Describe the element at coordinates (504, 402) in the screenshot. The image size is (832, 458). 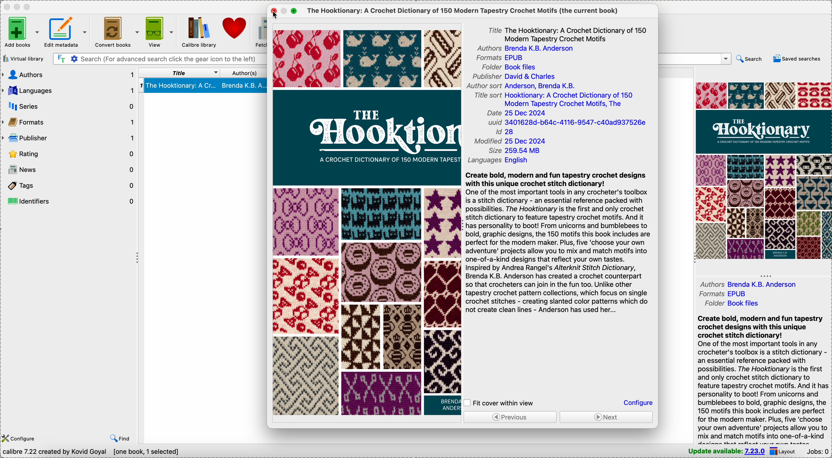
I see `click on fit cover within view` at that location.